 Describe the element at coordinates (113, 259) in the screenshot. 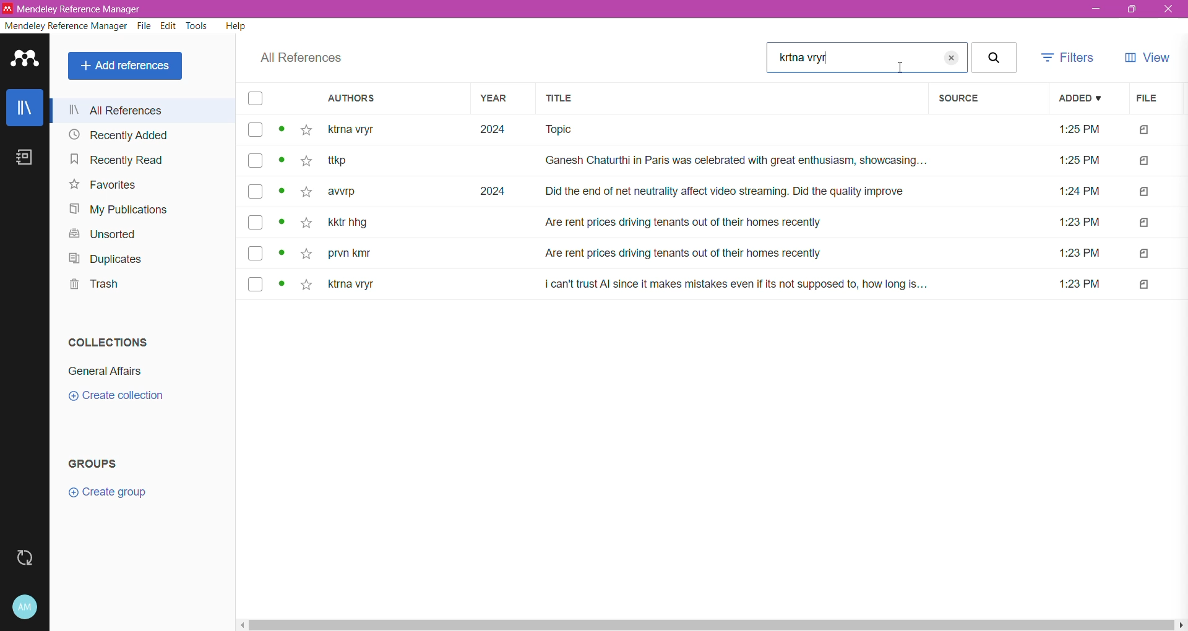

I see `Duplicates` at that location.